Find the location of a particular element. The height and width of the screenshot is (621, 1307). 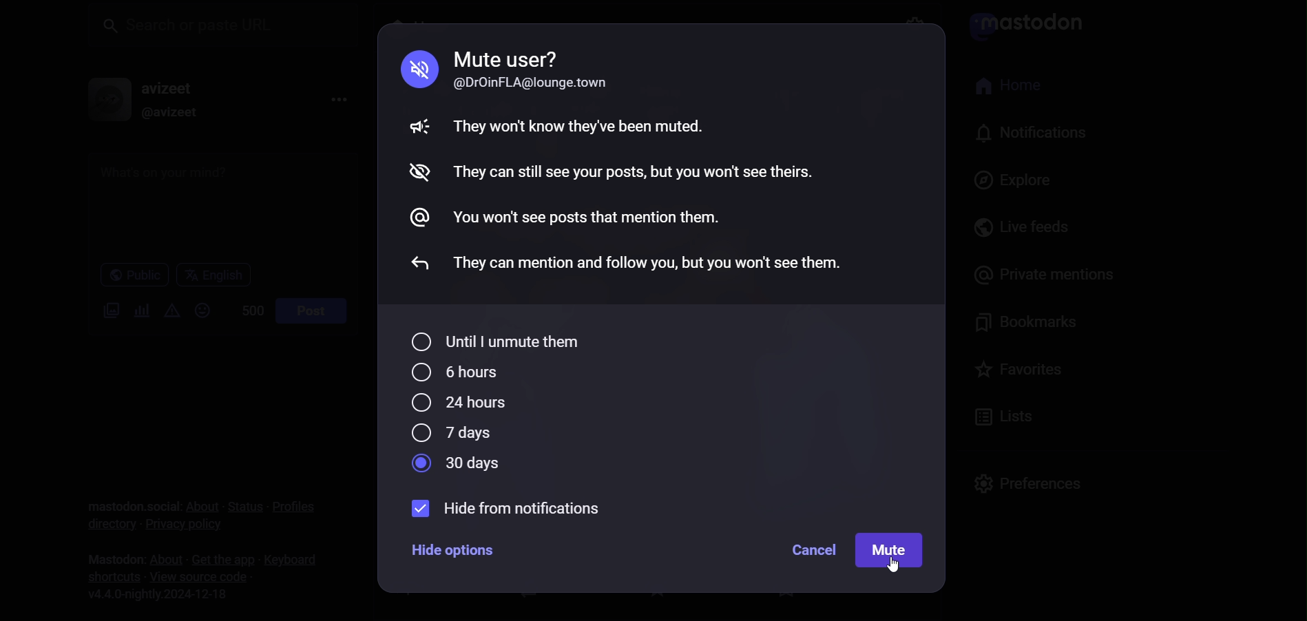

cancel is located at coordinates (812, 550).